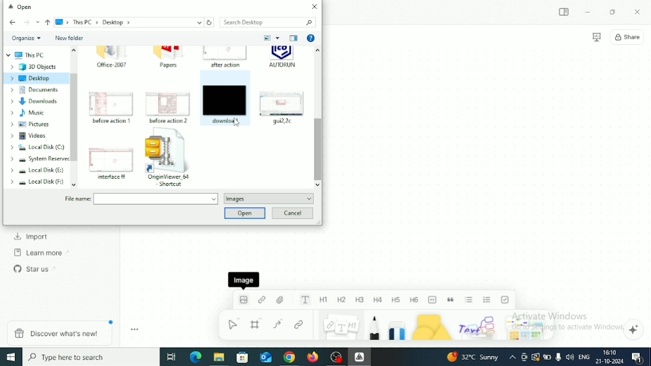 Image resolution: width=651 pixels, height=366 pixels. I want to click on Vertical scrollbar, so click(75, 117).